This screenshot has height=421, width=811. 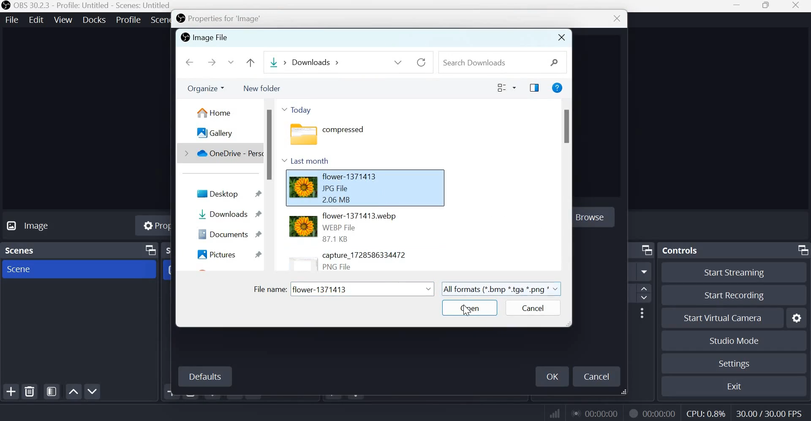 What do you see at coordinates (298, 110) in the screenshot?
I see `Today` at bounding box center [298, 110].